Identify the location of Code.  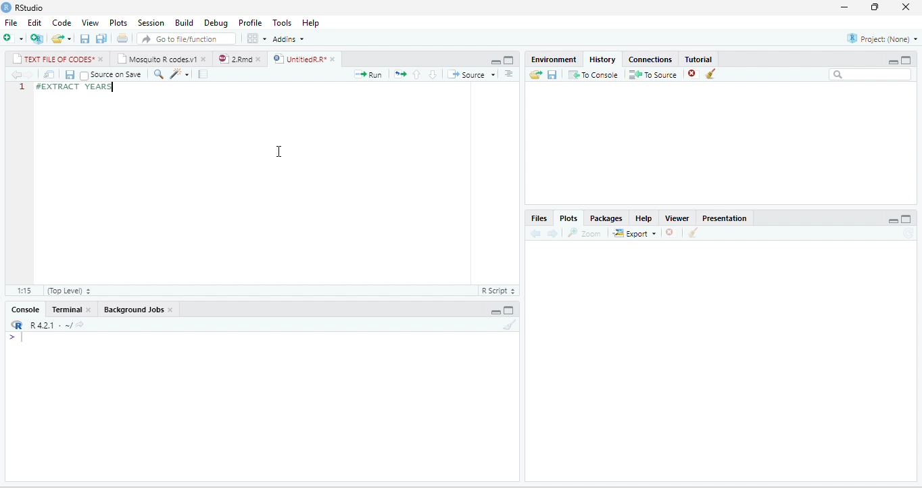
(62, 23).